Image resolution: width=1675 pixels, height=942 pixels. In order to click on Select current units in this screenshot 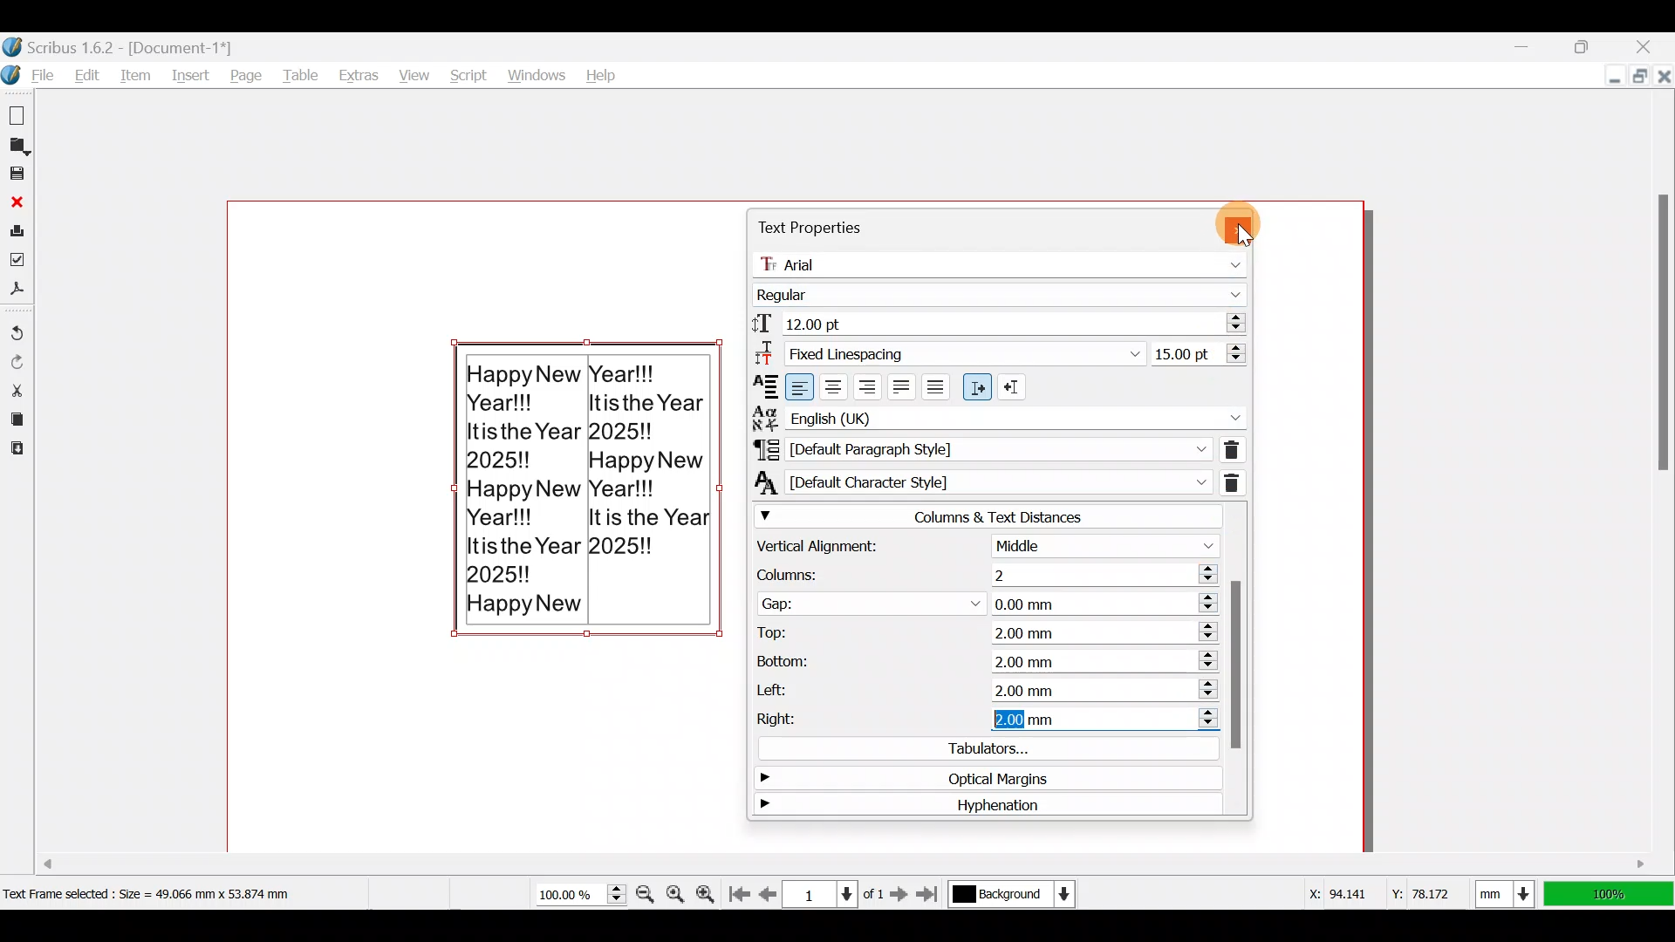, I will do `click(1509, 891)`.